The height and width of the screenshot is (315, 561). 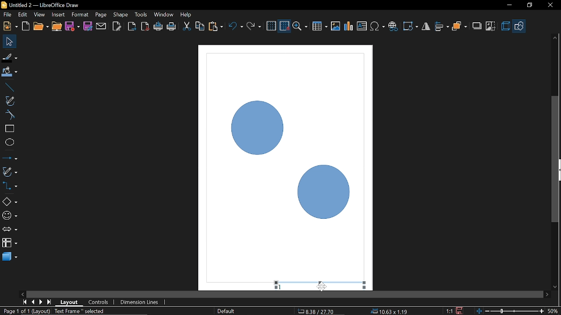 What do you see at coordinates (553, 311) in the screenshot?
I see `Current zoom` at bounding box center [553, 311].